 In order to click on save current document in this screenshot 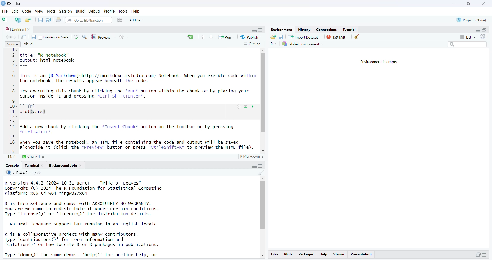, I will do `click(41, 20)`.